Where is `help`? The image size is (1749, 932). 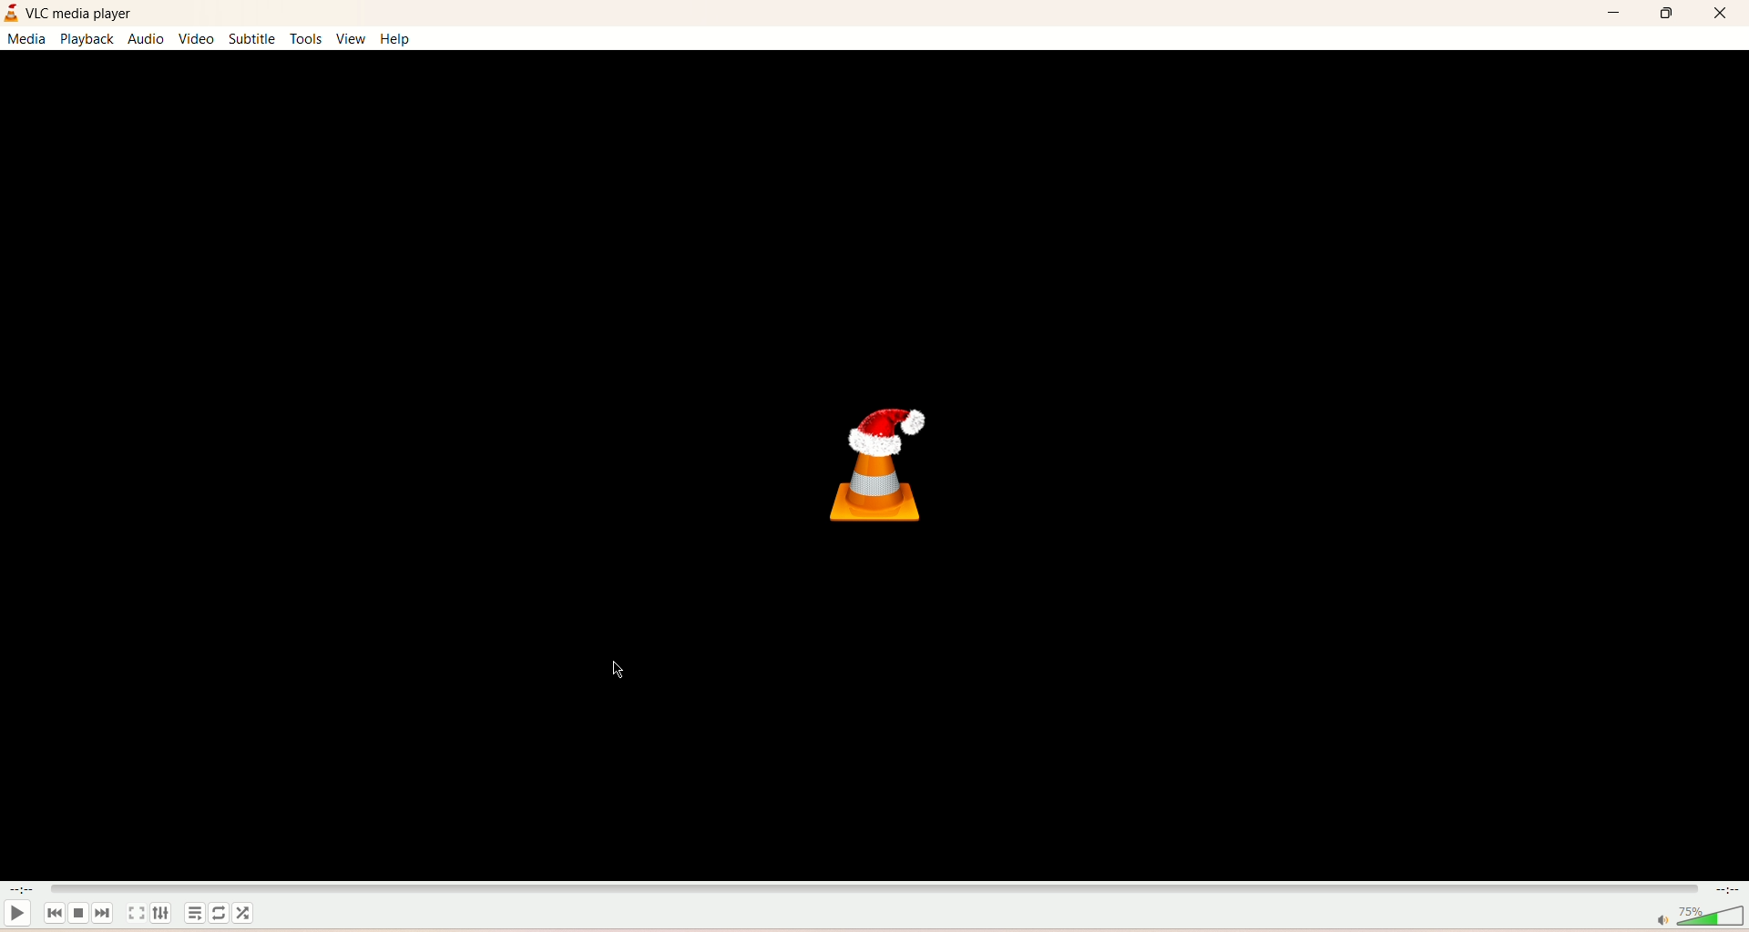 help is located at coordinates (394, 37).